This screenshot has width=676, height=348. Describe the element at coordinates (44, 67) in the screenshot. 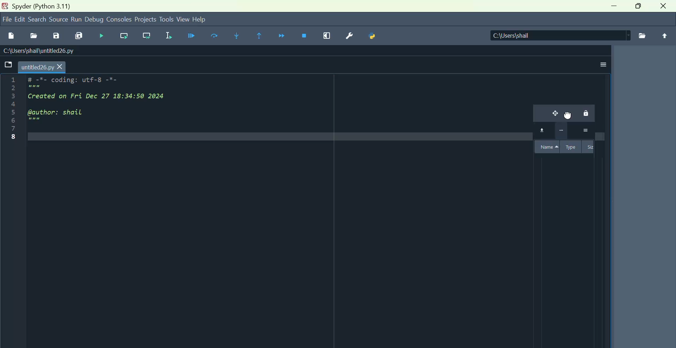

I see `untitled26.py ` at that location.